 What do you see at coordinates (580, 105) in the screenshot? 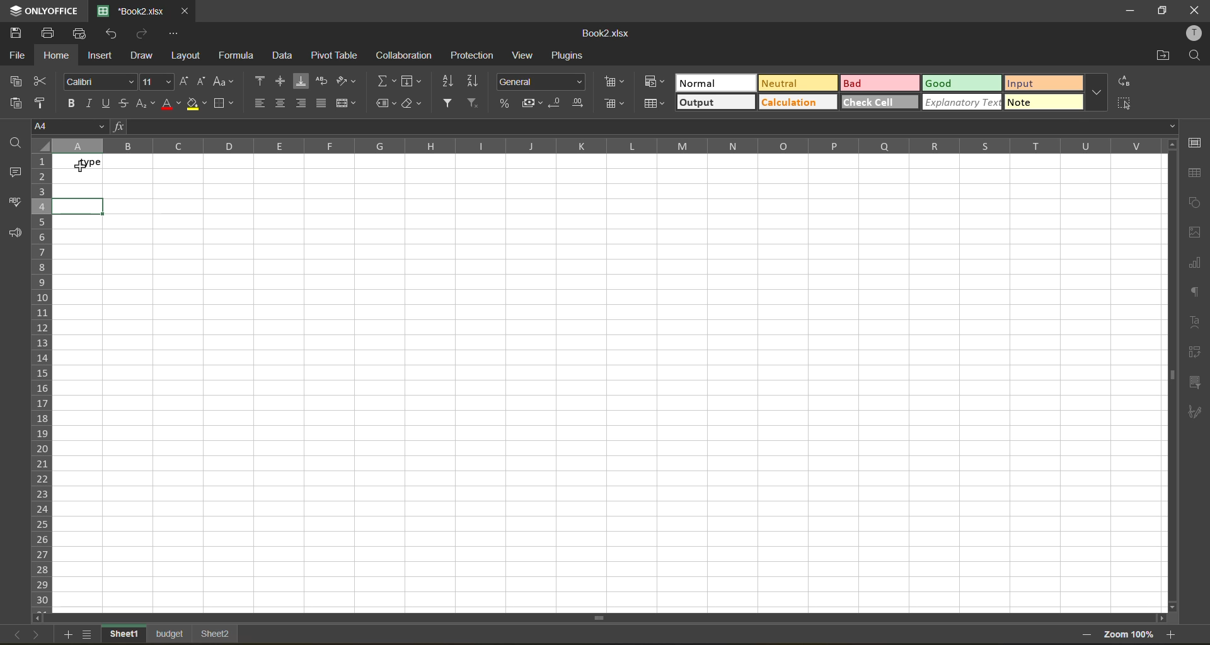
I see `increase decimal` at bounding box center [580, 105].